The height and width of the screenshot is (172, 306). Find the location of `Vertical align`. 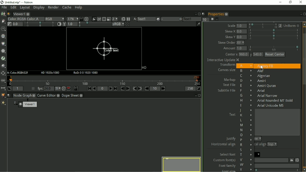

Vertical align is located at coordinates (261, 145).